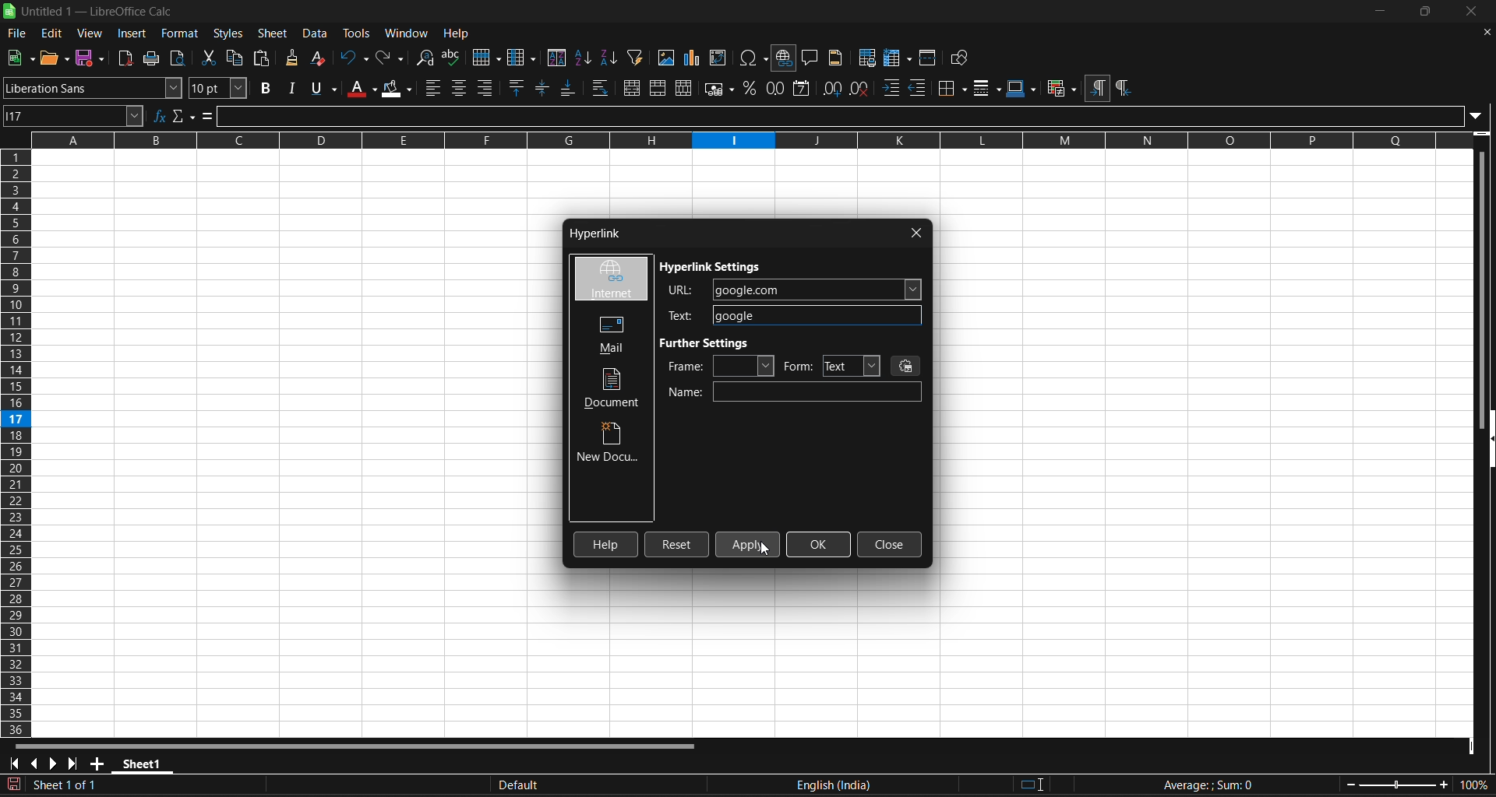 The height and width of the screenshot is (797, 1496). I want to click on formula, so click(208, 115).